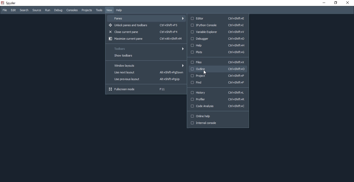 The width and height of the screenshot is (354, 182). I want to click on Code Analysis, so click(217, 107).